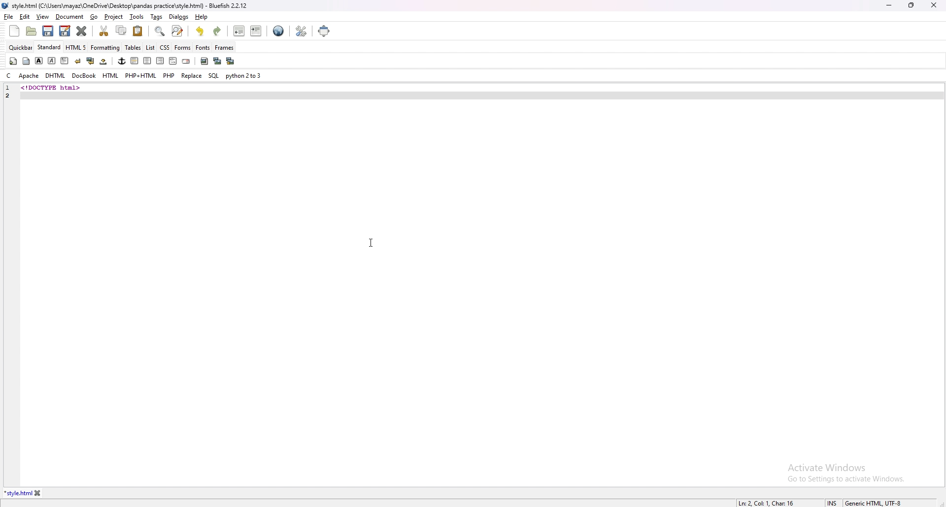 Image resolution: width=946 pixels, height=507 pixels. Describe the element at coordinates (186, 62) in the screenshot. I see `email` at that location.